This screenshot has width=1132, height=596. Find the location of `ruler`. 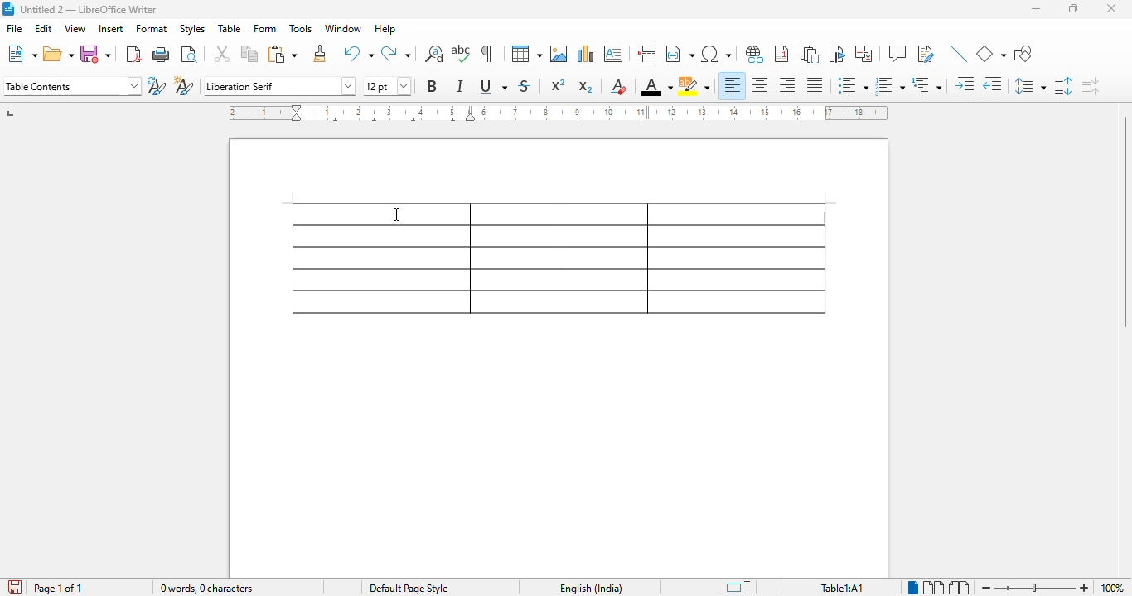

ruler is located at coordinates (558, 113).